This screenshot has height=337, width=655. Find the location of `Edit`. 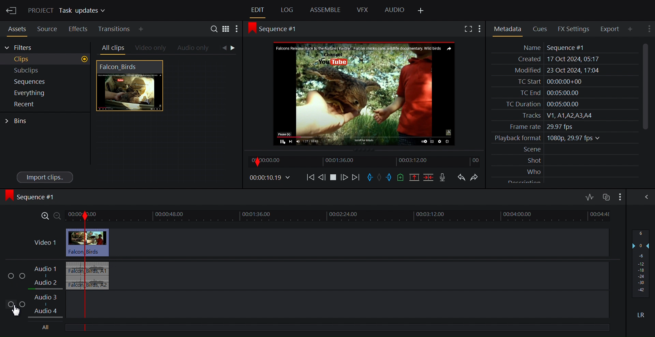

Edit is located at coordinates (258, 10).